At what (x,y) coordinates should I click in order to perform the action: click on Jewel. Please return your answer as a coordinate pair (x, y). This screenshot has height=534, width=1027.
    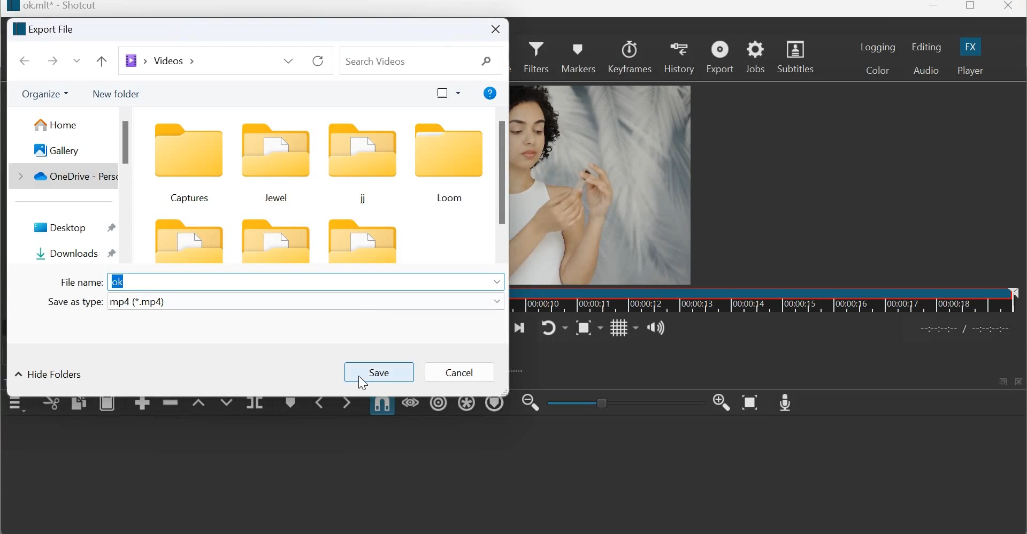
    Looking at the image, I should click on (274, 164).